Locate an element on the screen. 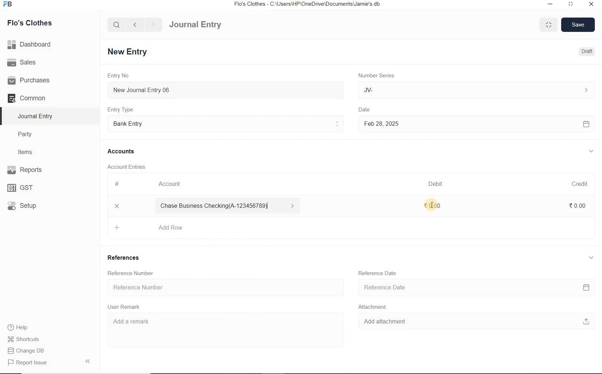 The image size is (602, 374). Items is located at coordinates (29, 151).